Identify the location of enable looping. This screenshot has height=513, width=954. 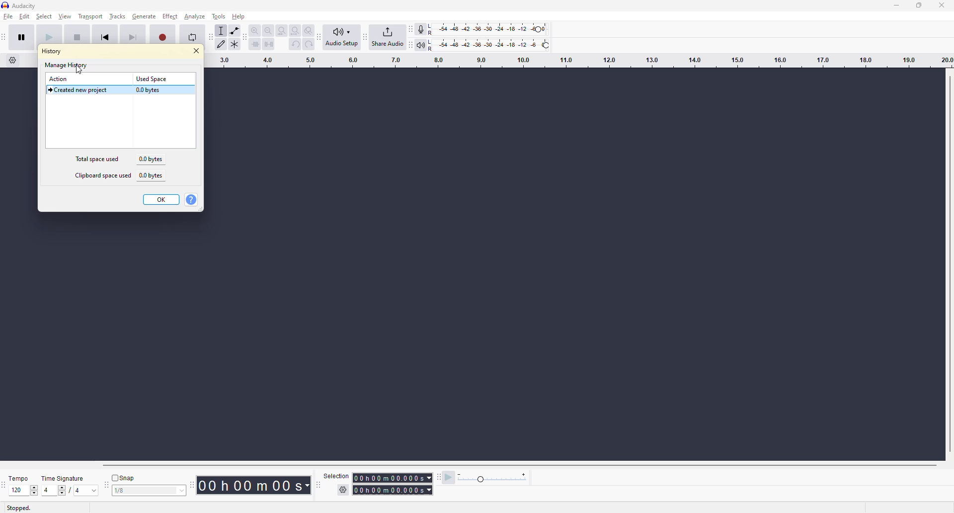
(192, 36).